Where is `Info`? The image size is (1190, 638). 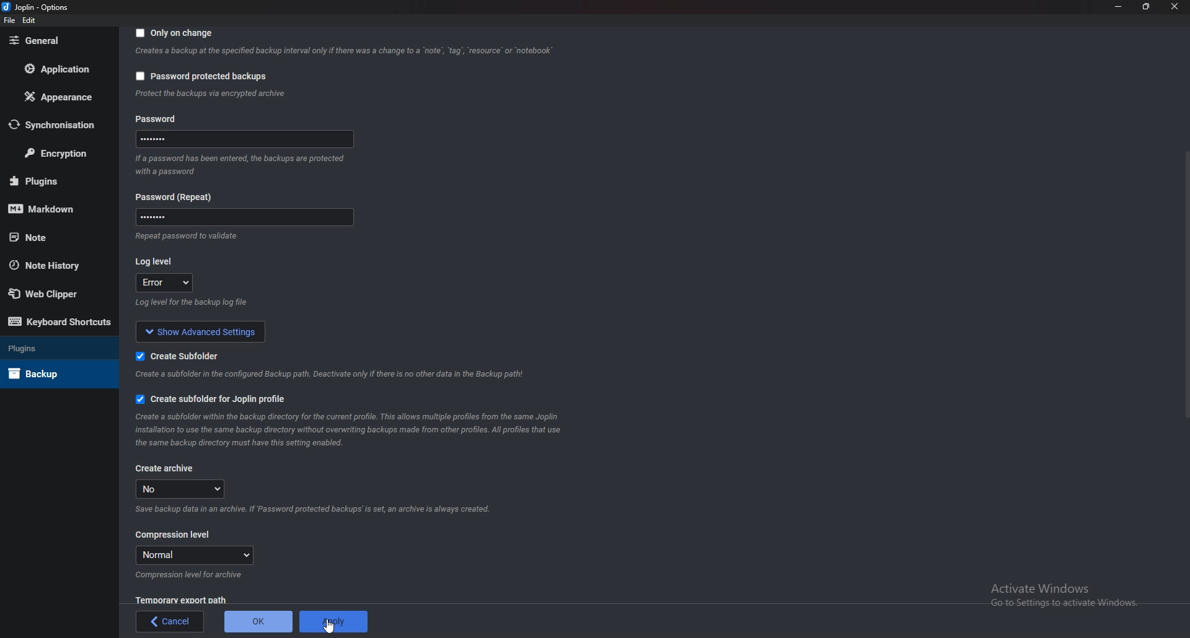
Info is located at coordinates (244, 164).